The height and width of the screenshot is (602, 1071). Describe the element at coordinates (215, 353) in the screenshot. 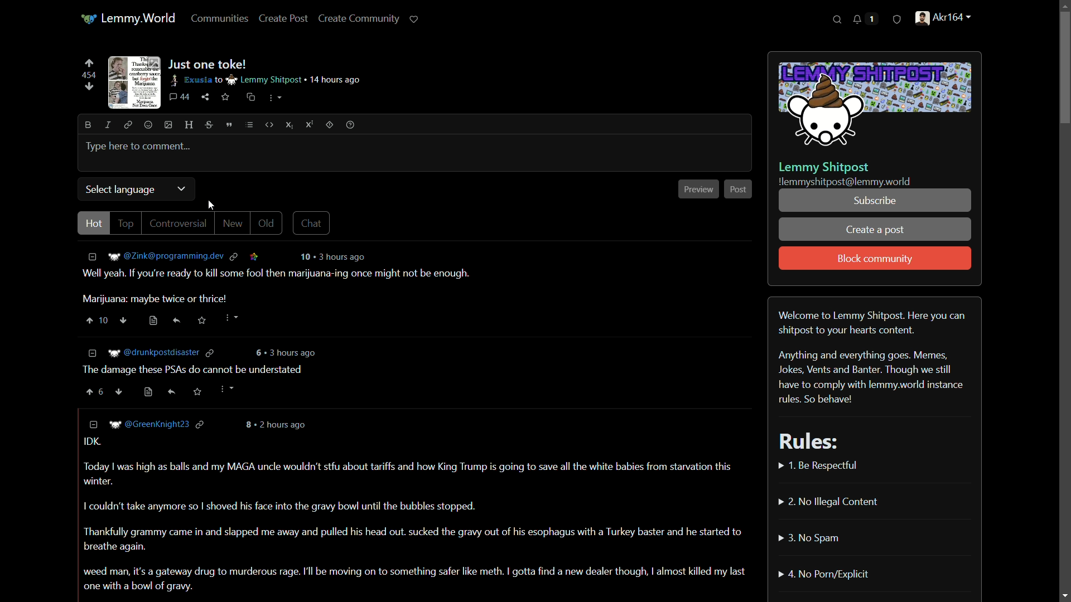

I see `link` at that location.